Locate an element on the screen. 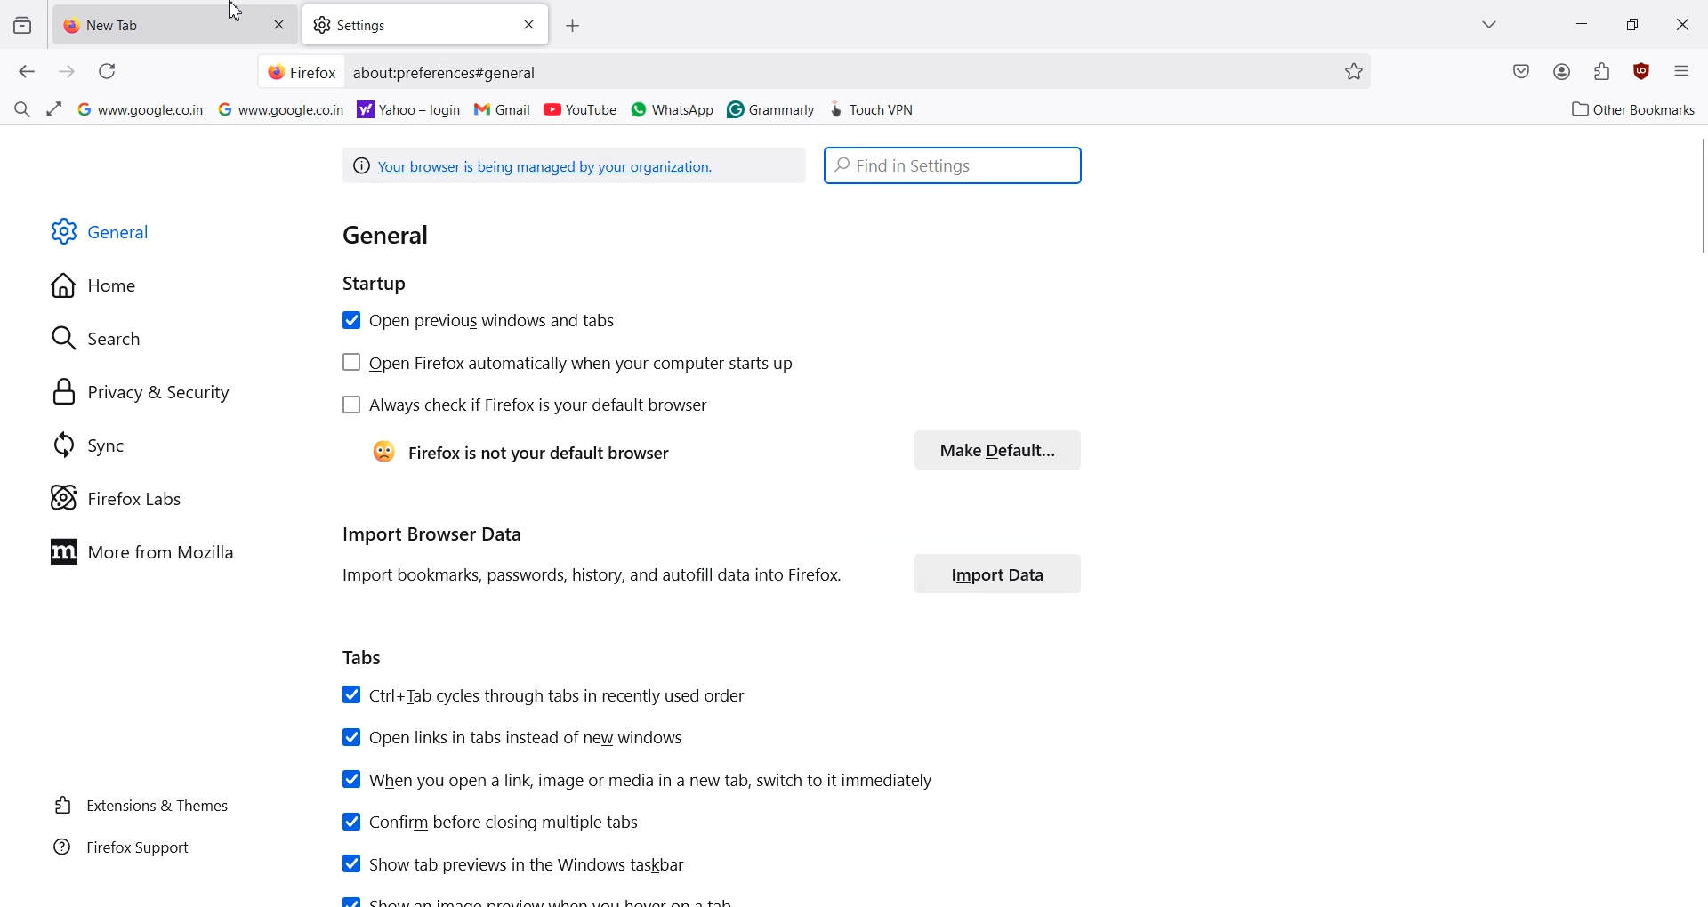  uBlock Origin is located at coordinates (1640, 71).